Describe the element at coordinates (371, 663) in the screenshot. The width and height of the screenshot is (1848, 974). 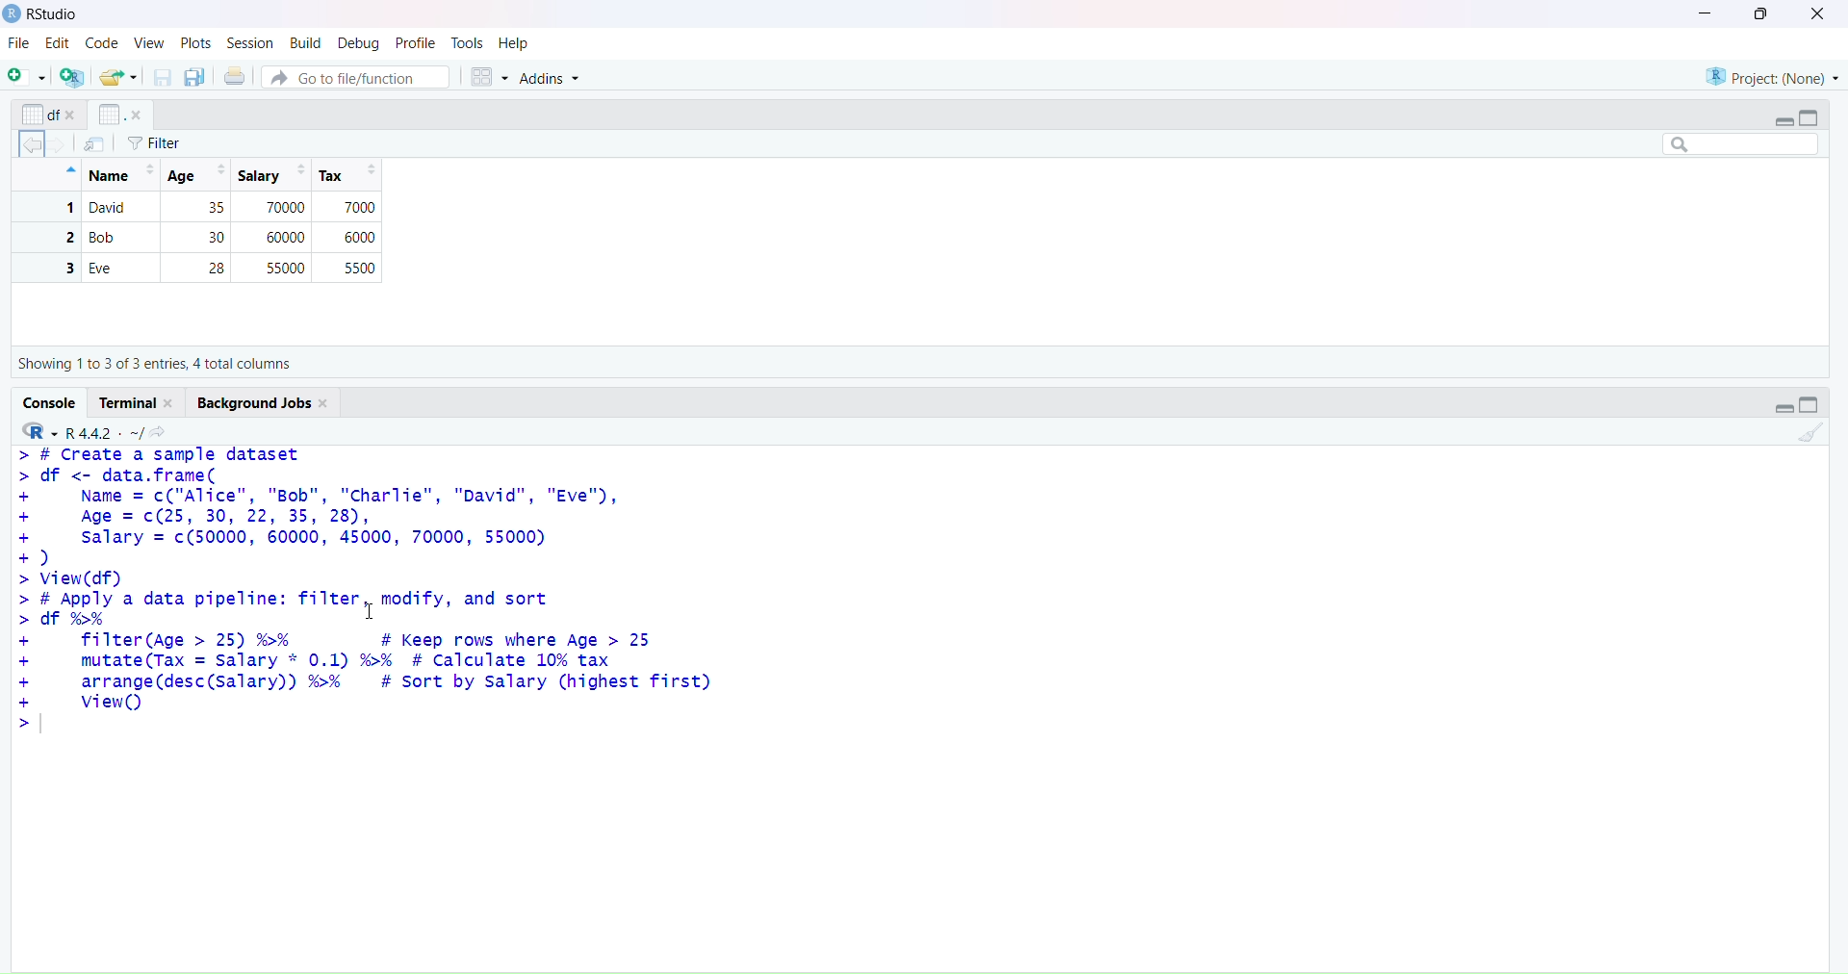
I see `> # Apply a data pipeline: T1lter, moaity, anda sort
df %% T
filter(Age > 25) %% # Keep rows where Age > 25
mutate(Tax = Salary * 0.1) %% # Calculate 10% tax
arrange (desc(Salary)) %% # sort by salary (highest first)
view()` at that location.